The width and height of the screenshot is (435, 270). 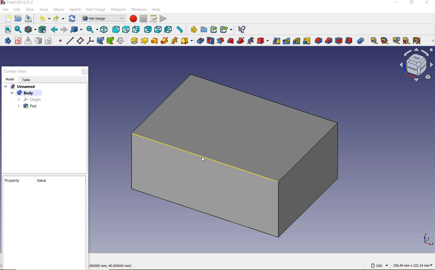 What do you see at coordinates (116, 29) in the screenshot?
I see `front` at bounding box center [116, 29].